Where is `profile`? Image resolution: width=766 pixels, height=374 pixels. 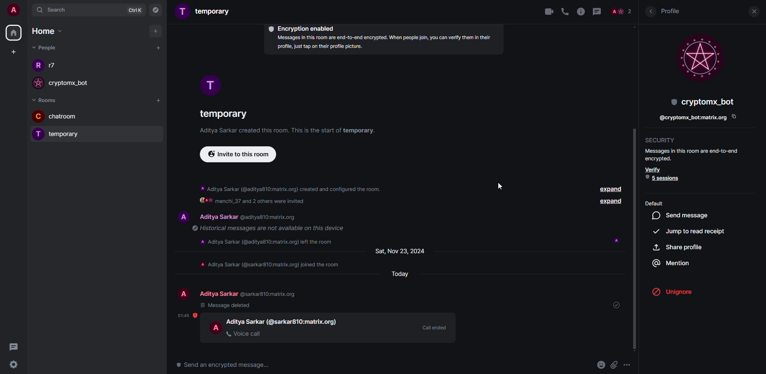
profile is located at coordinates (36, 67).